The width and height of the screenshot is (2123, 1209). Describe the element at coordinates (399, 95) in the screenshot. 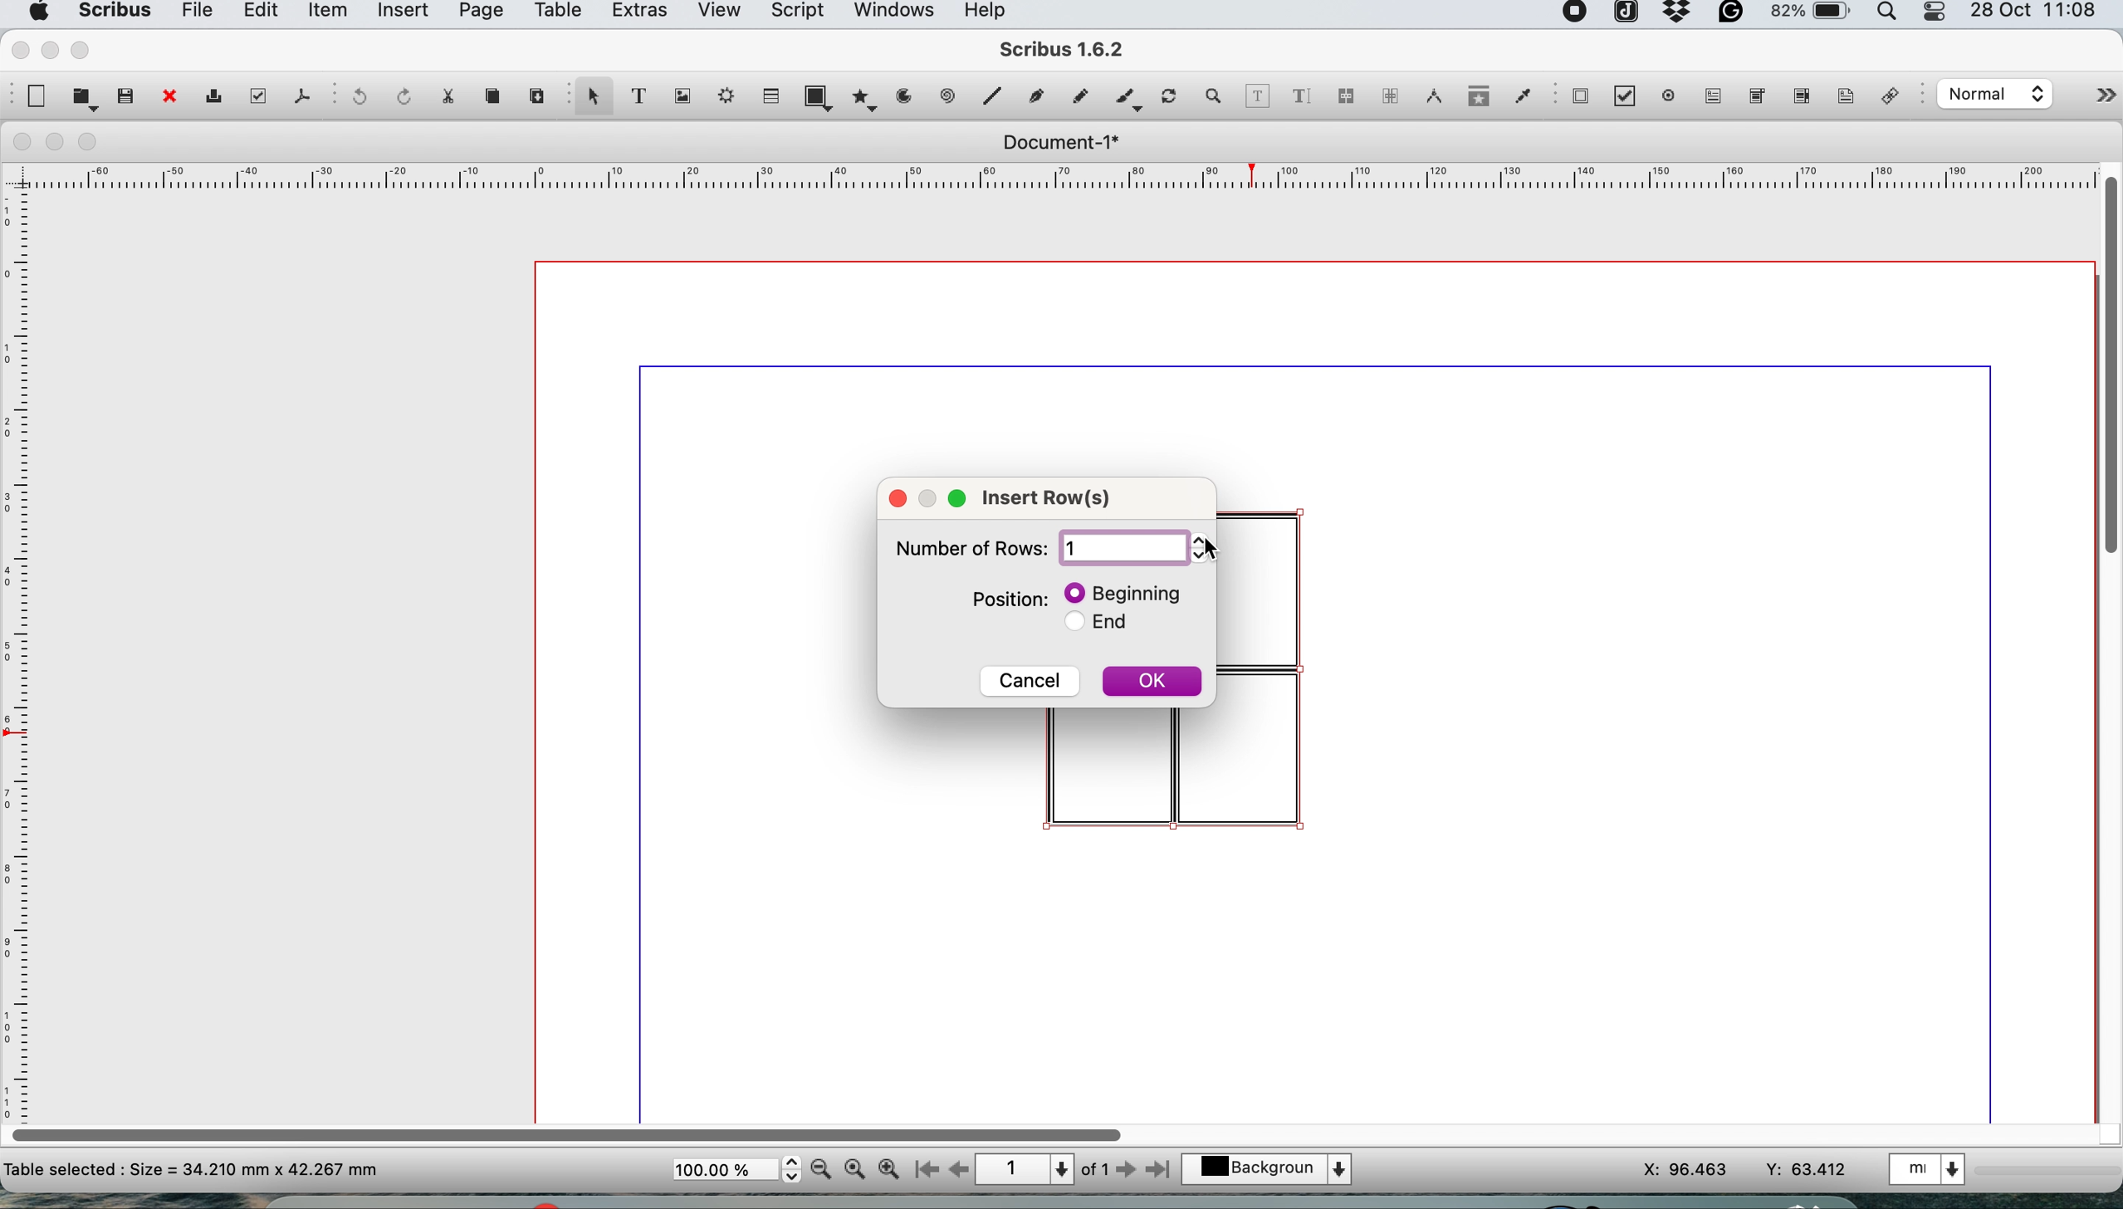

I see `redo` at that location.